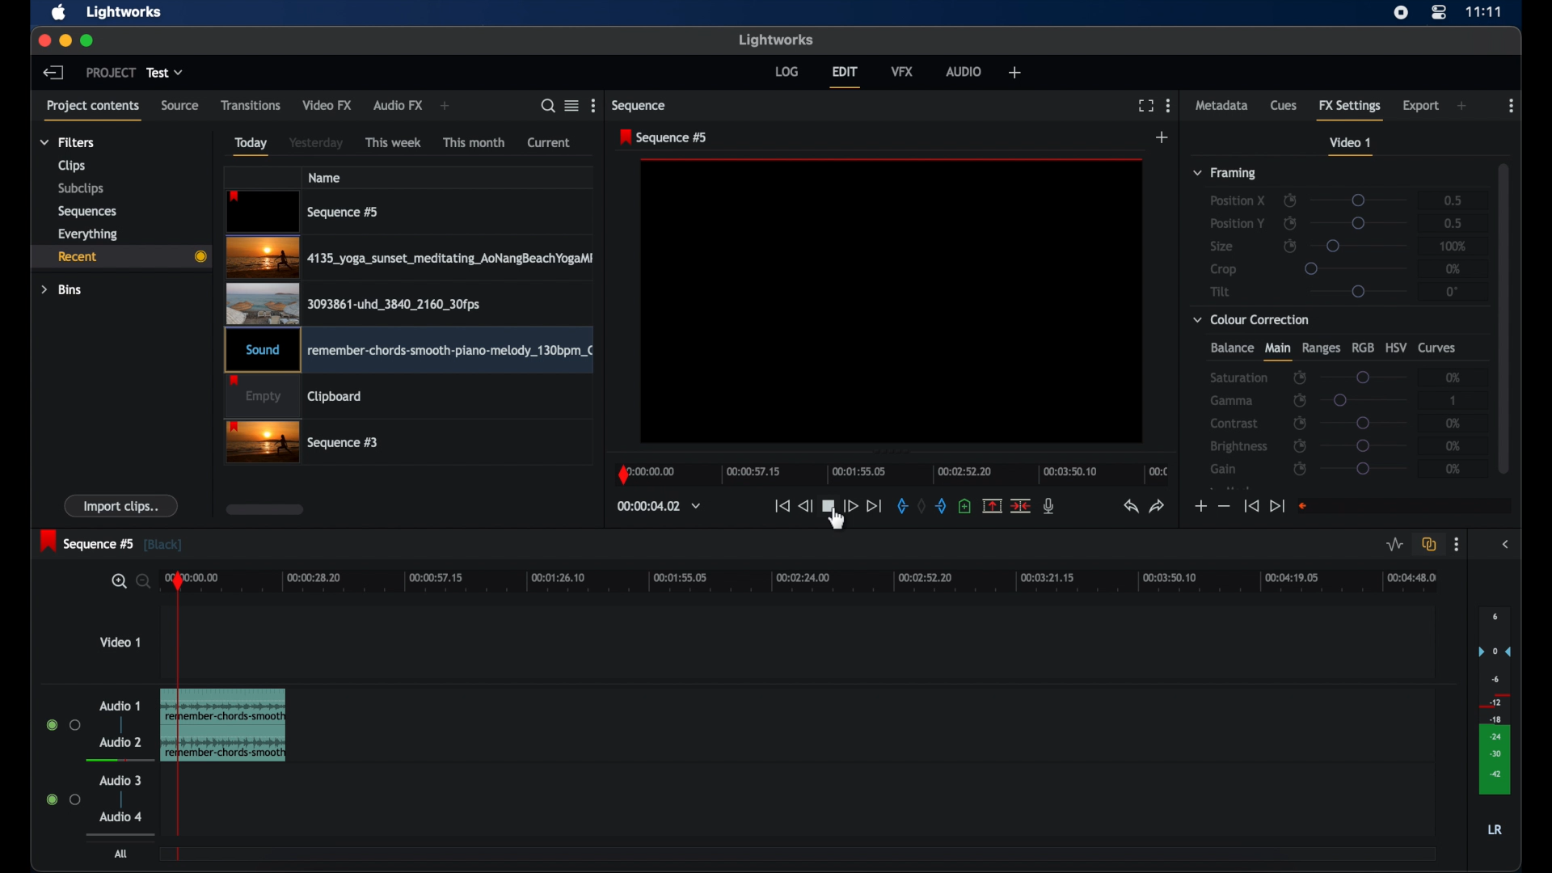  What do you see at coordinates (63, 799) in the screenshot?
I see `radio buttons` at bounding box center [63, 799].